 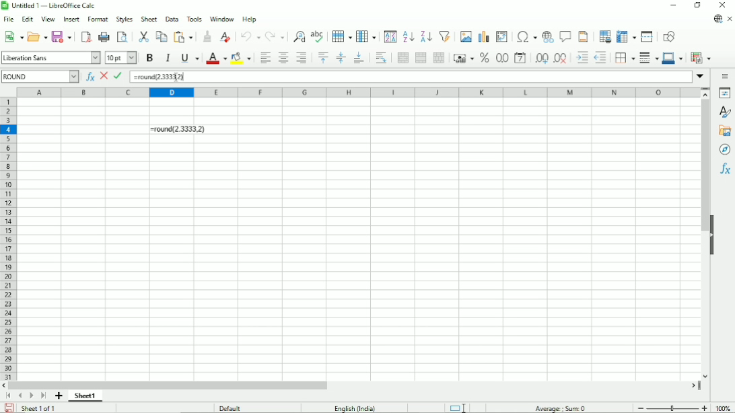 What do you see at coordinates (674, 59) in the screenshot?
I see `Border color` at bounding box center [674, 59].